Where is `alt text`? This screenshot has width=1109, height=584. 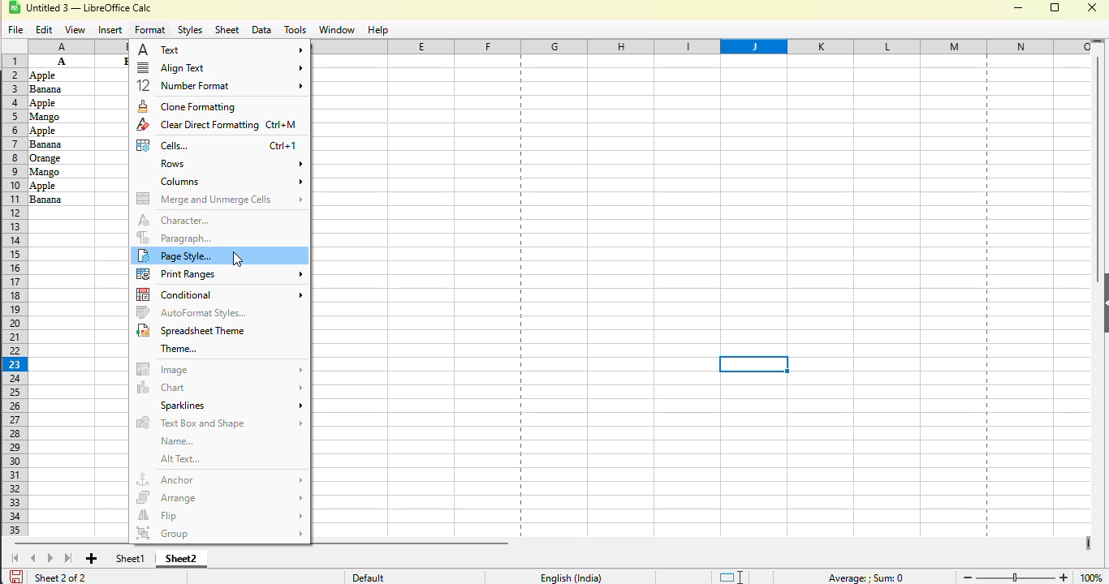
alt text is located at coordinates (180, 459).